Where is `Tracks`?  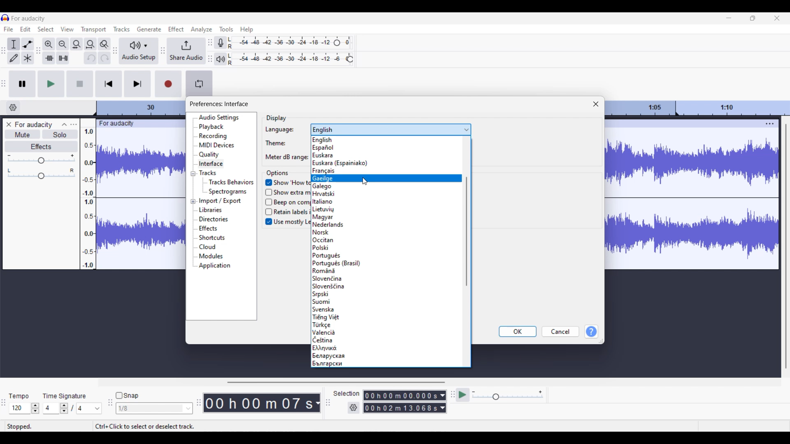
Tracks is located at coordinates (207, 173).